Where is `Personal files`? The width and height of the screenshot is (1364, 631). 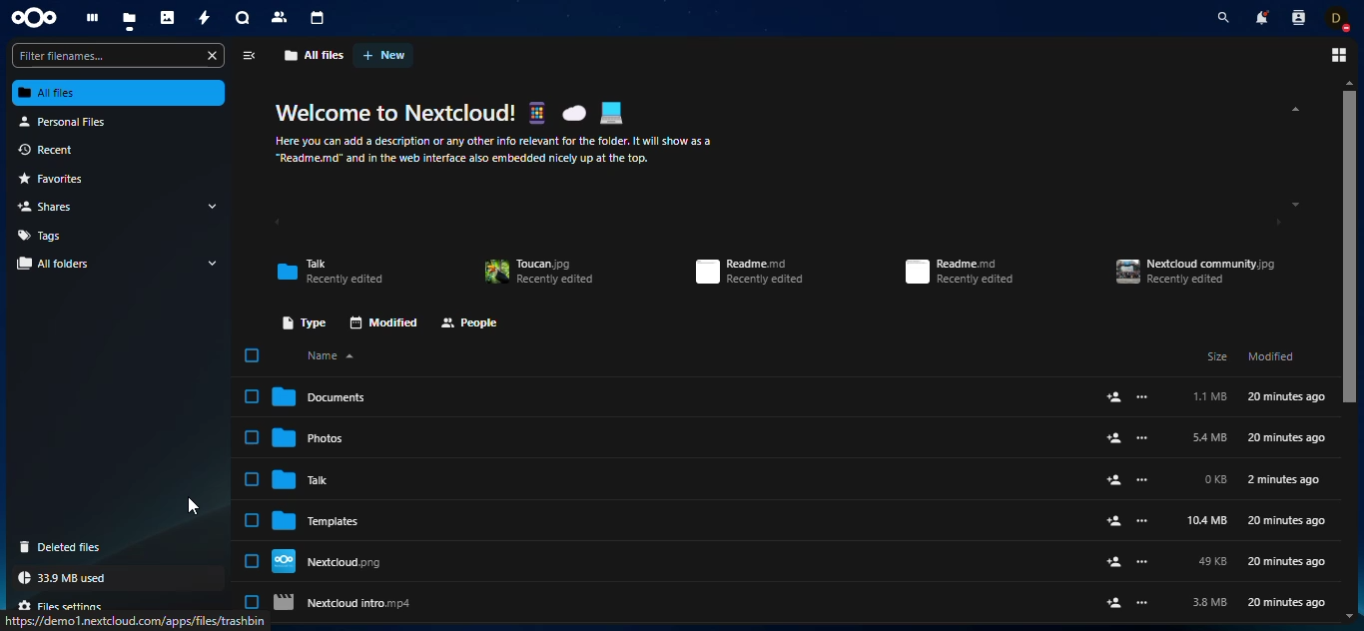 Personal files is located at coordinates (65, 121).